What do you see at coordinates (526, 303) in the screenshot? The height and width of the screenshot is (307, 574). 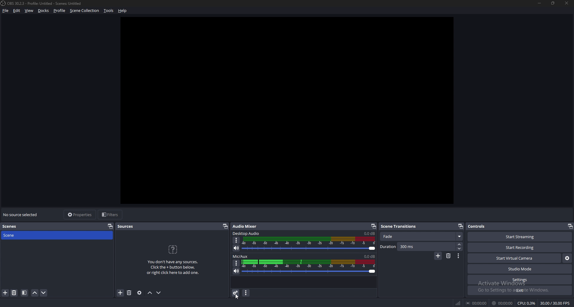 I see `CPU: 0.3%` at bounding box center [526, 303].